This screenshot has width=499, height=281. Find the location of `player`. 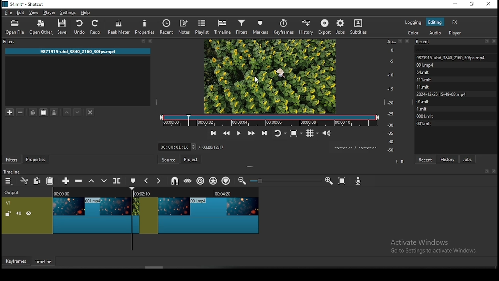

player is located at coordinates (456, 34).